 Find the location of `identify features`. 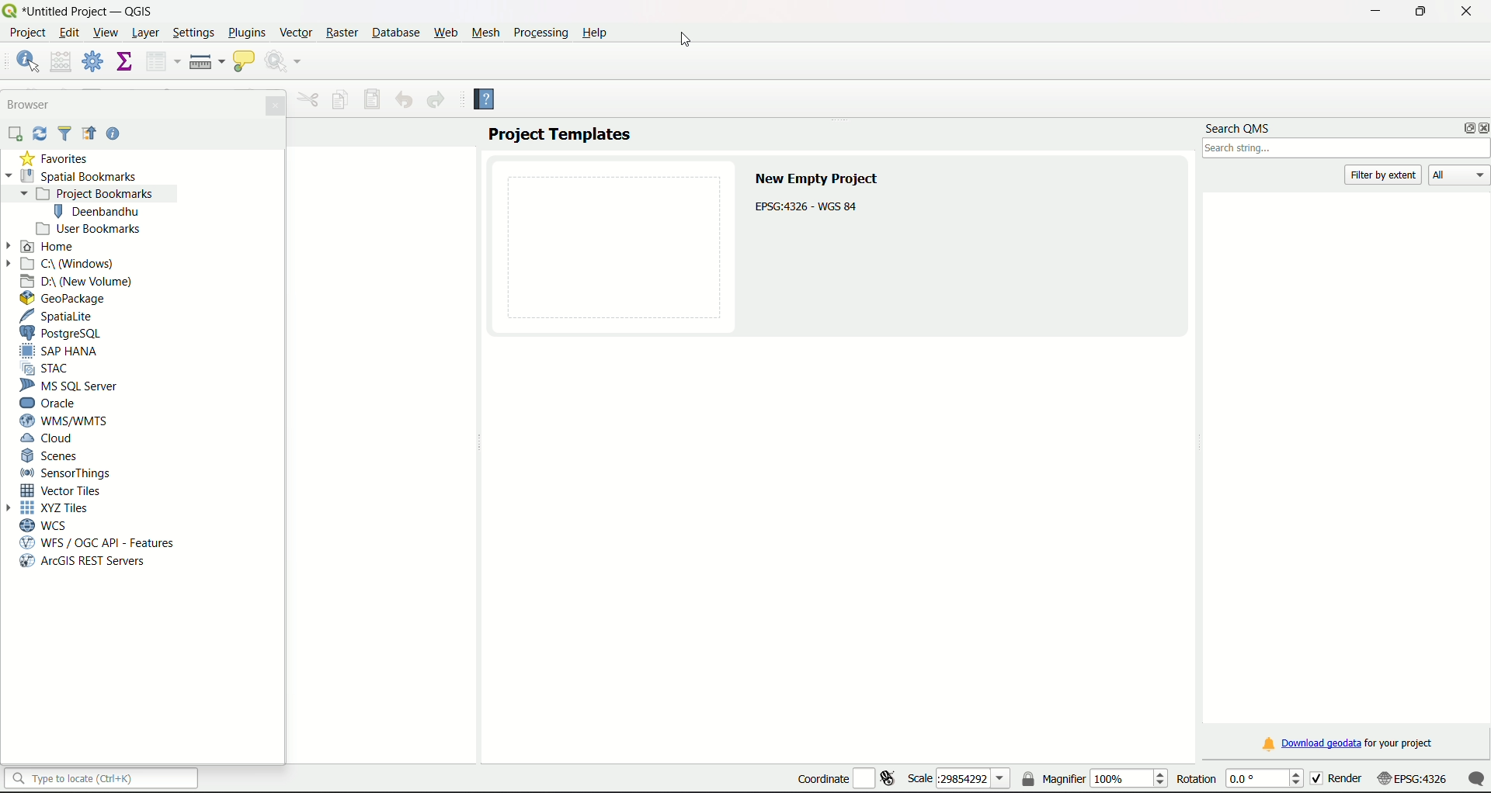

identify features is located at coordinates (26, 60).